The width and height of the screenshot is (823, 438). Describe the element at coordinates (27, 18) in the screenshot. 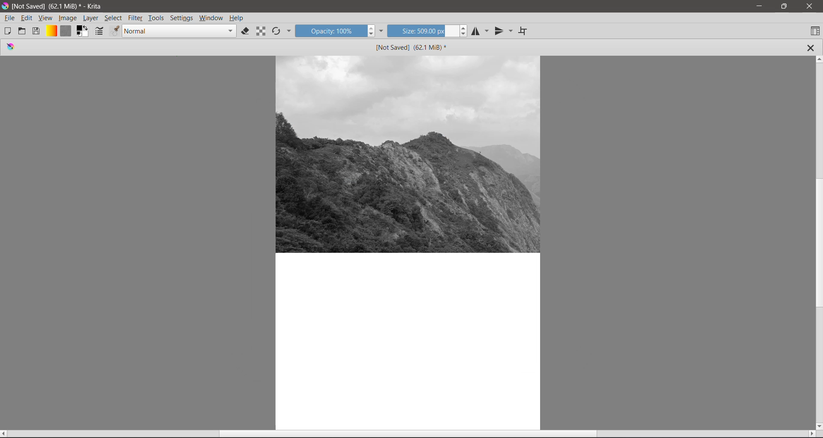

I see `Edit` at that location.